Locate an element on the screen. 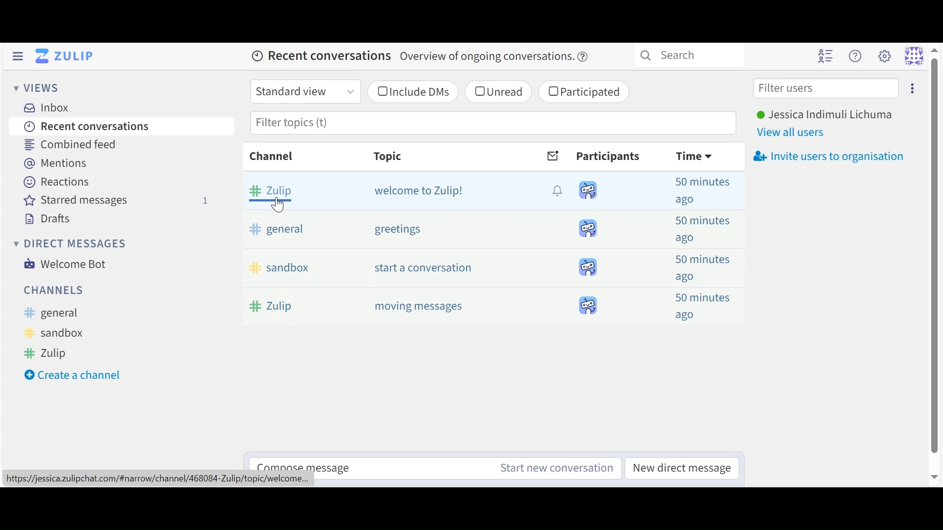  Channel is located at coordinates (272, 155).